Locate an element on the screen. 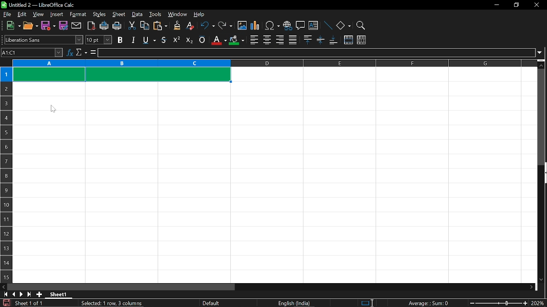 The height and width of the screenshot is (307, 547). align bottom is located at coordinates (333, 41).